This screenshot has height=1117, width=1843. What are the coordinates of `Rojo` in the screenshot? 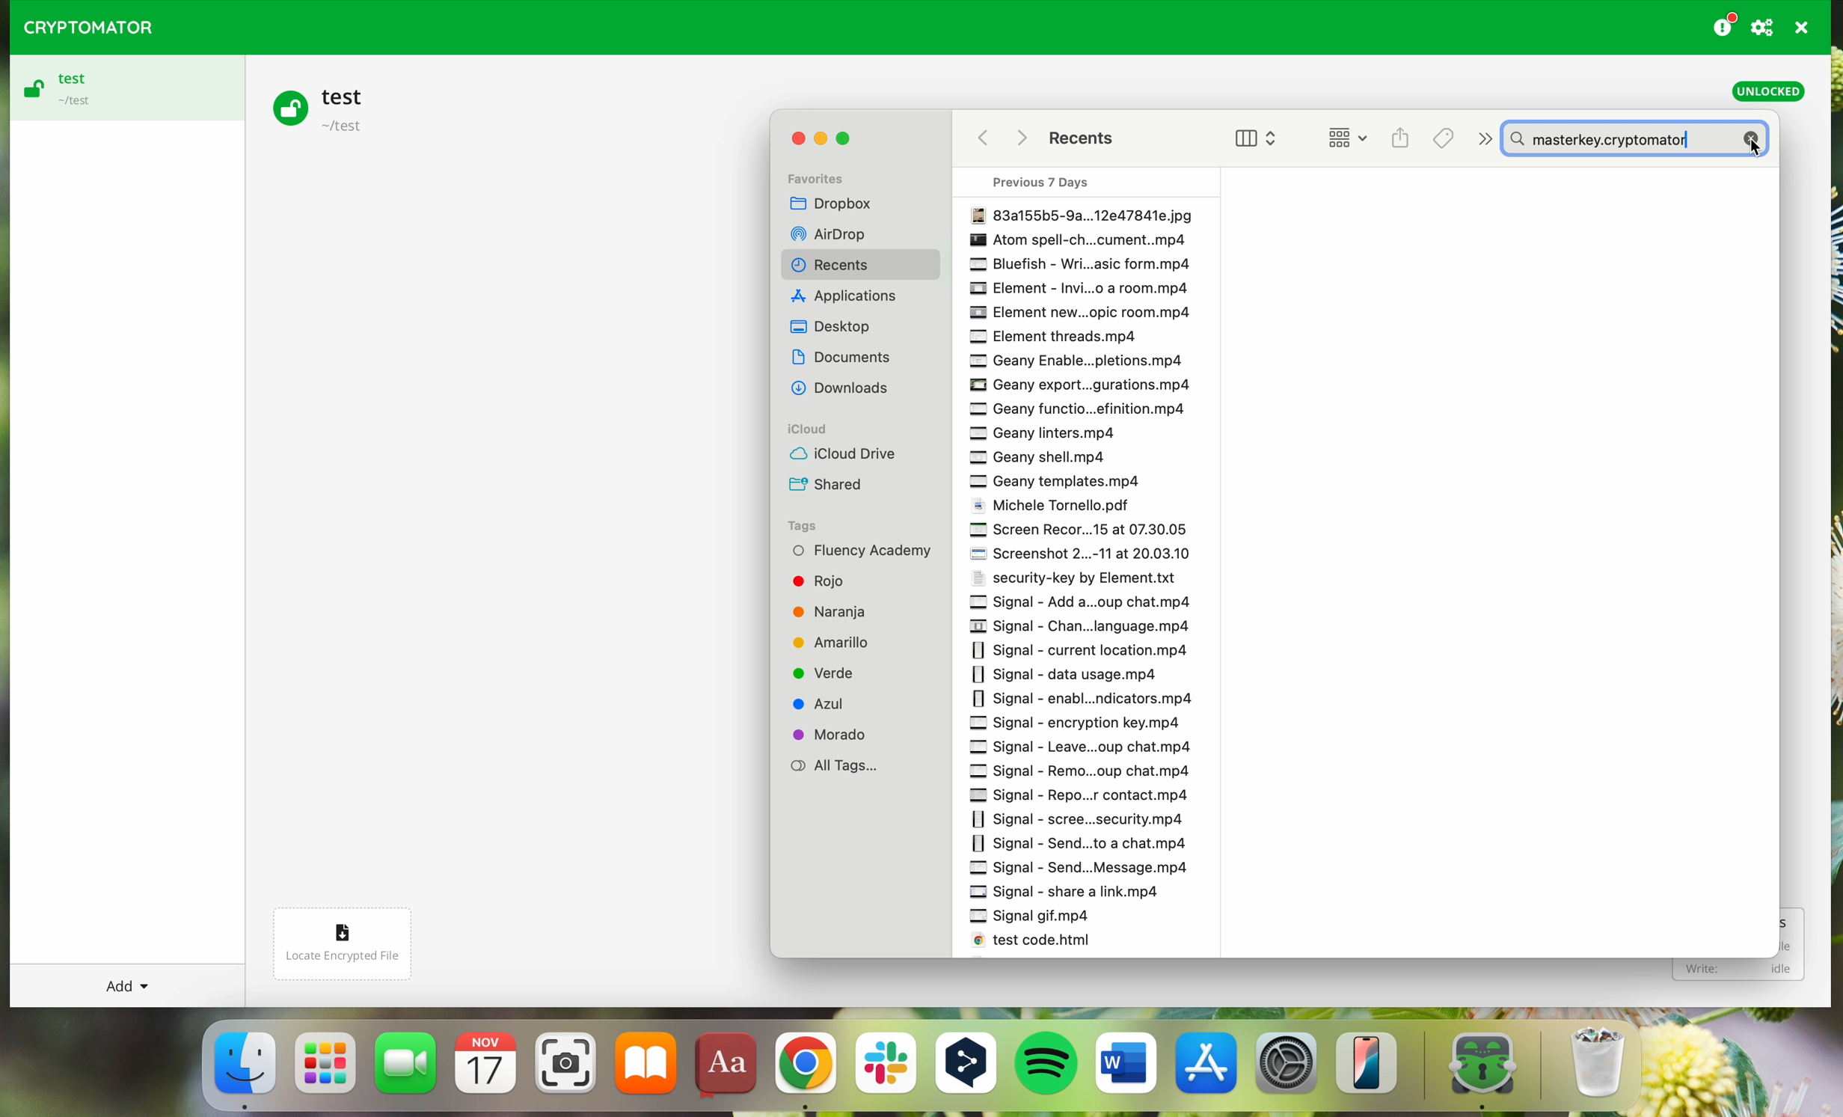 It's located at (821, 578).